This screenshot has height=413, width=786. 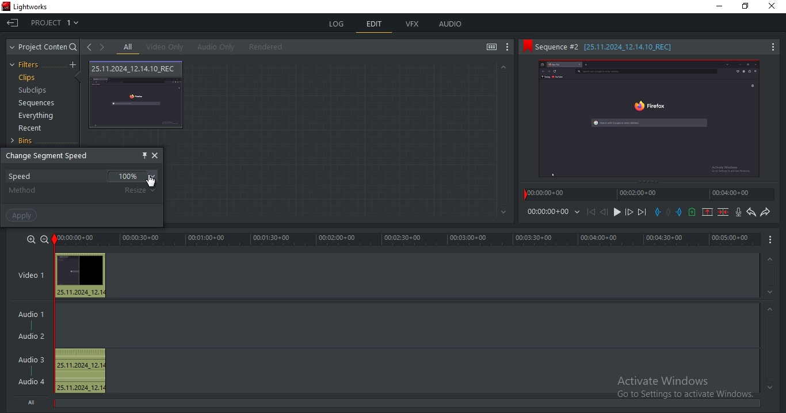 What do you see at coordinates (217, 47) in the screenshot?
I see `audio only` at bounding box center [217, 47].